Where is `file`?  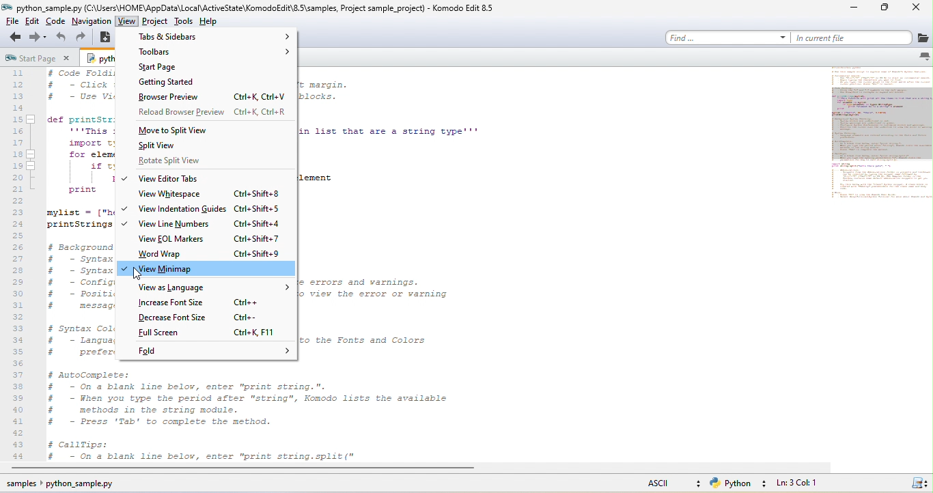 file is located at coordinates (11, 23).